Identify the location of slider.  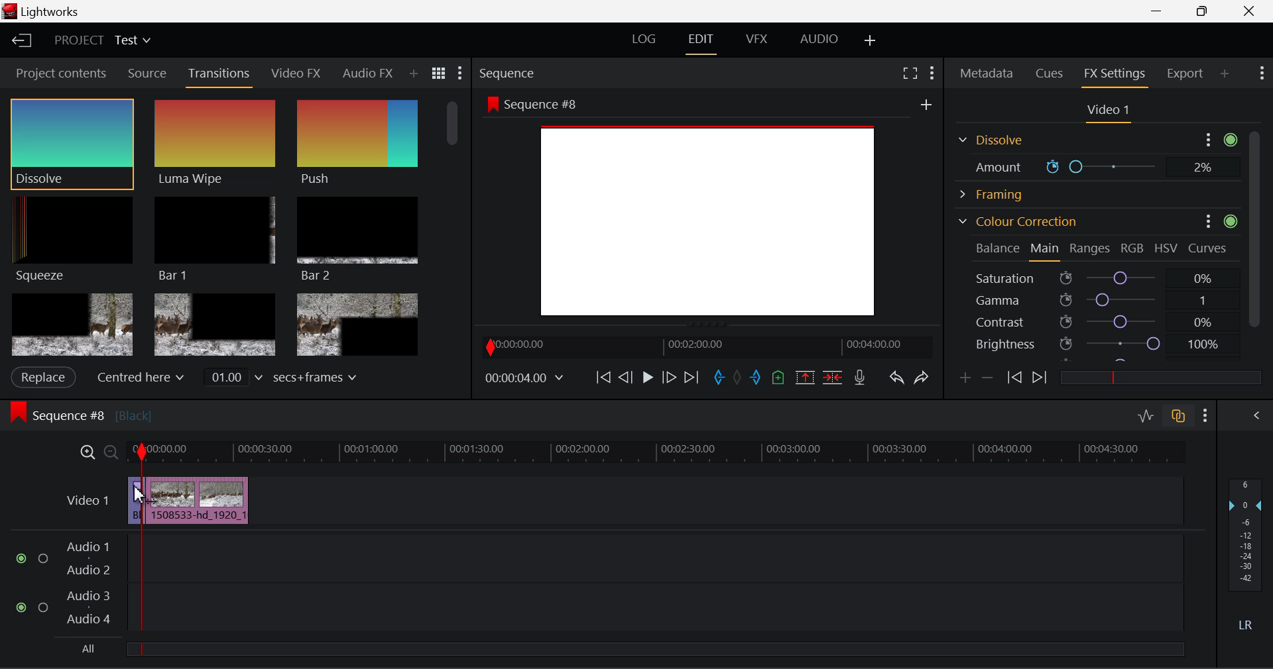
(654, 648).